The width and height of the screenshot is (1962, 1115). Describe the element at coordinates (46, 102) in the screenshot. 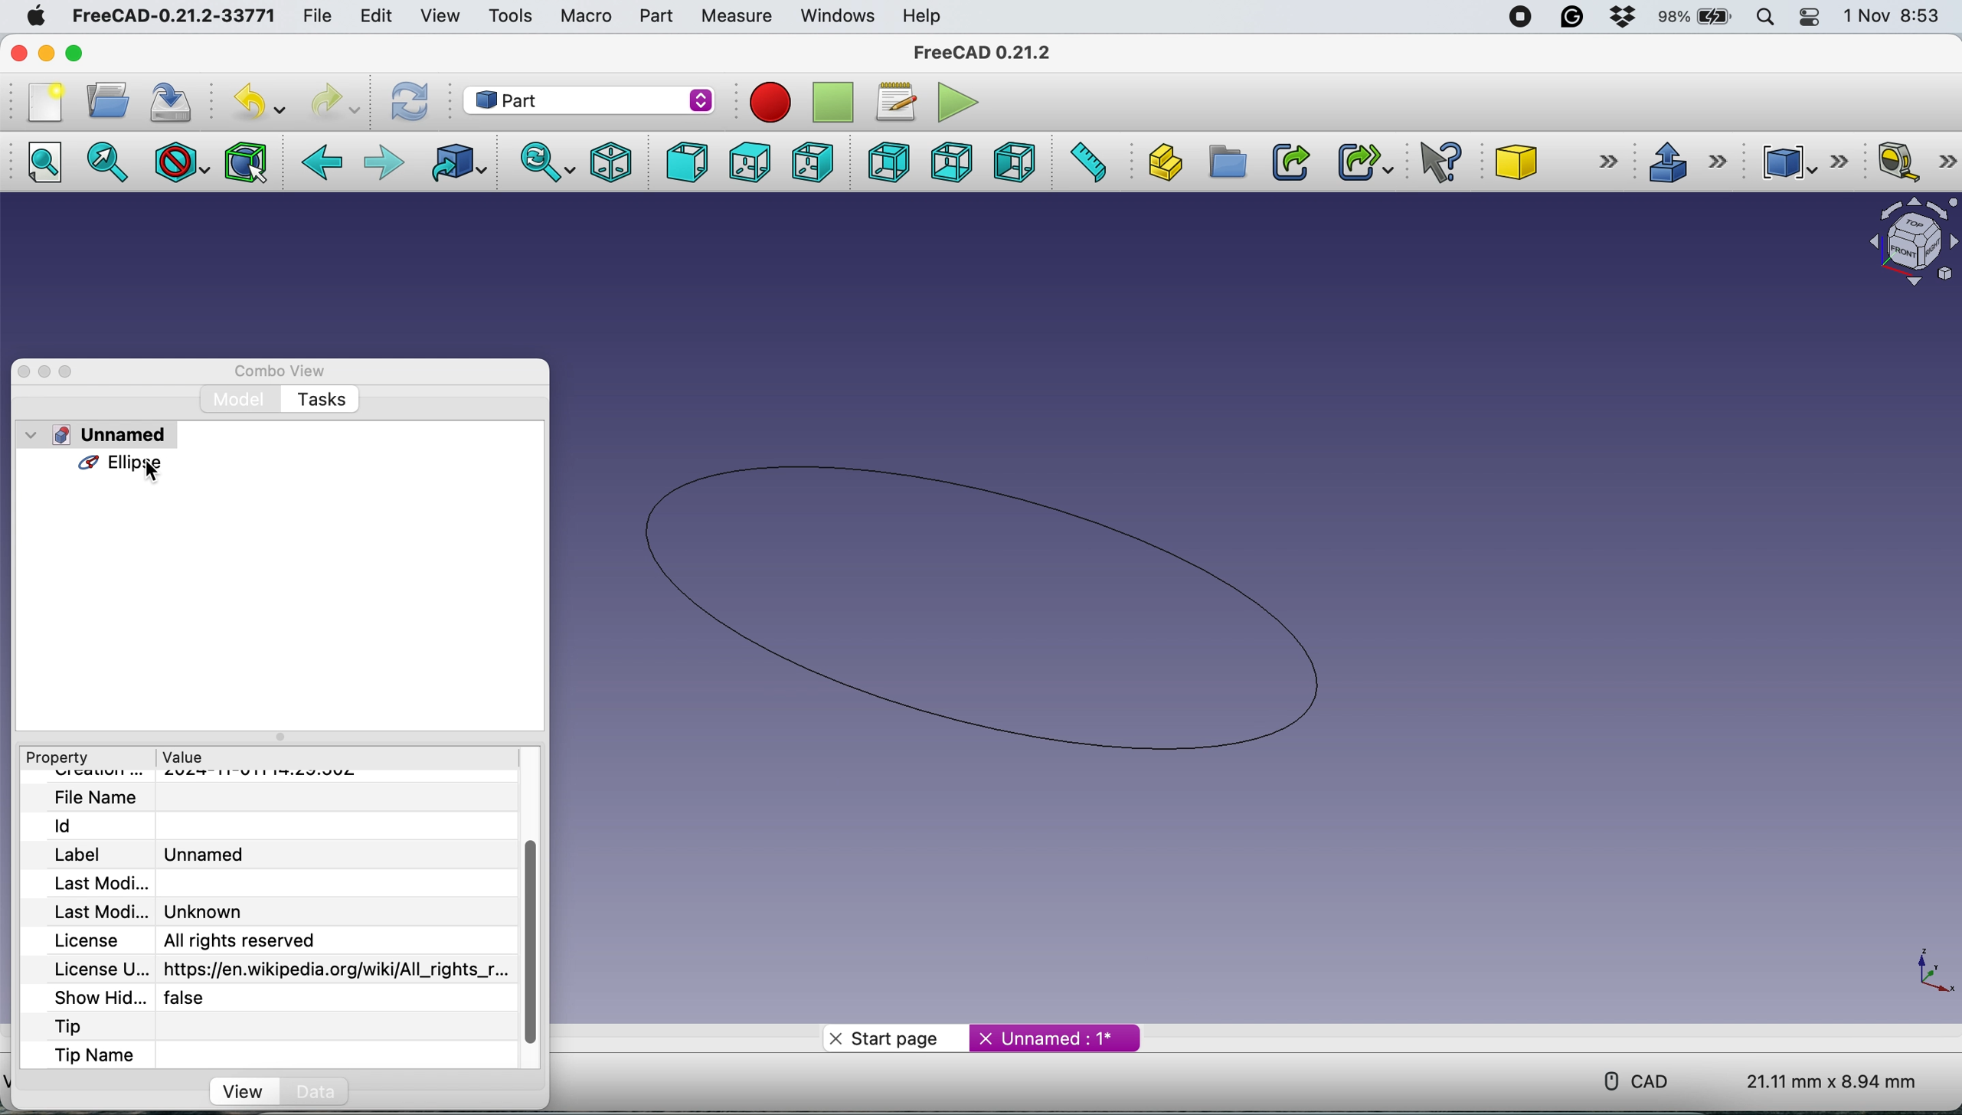

I see `new` at that location.